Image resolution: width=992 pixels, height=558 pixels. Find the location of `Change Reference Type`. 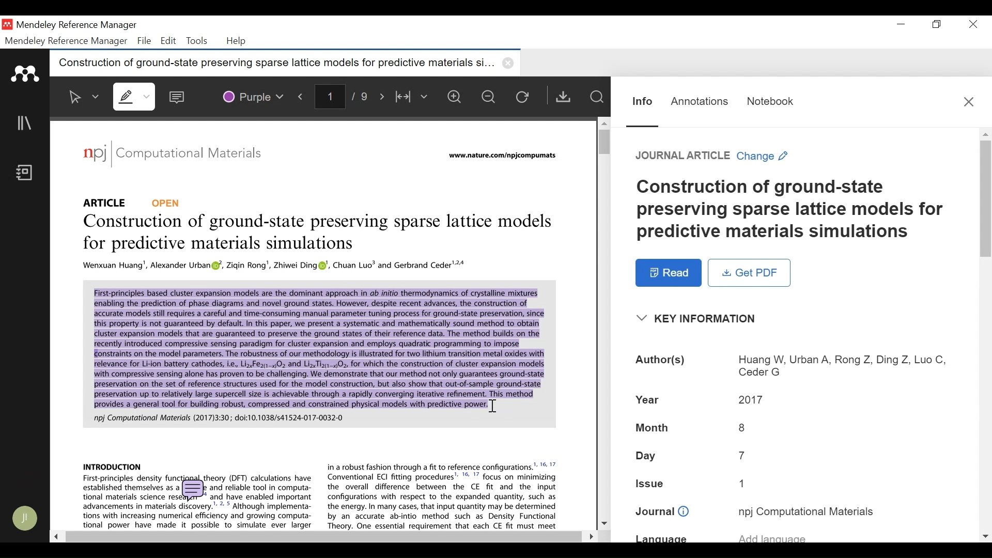

Change Reference Type is located at coordinates (712, 156).